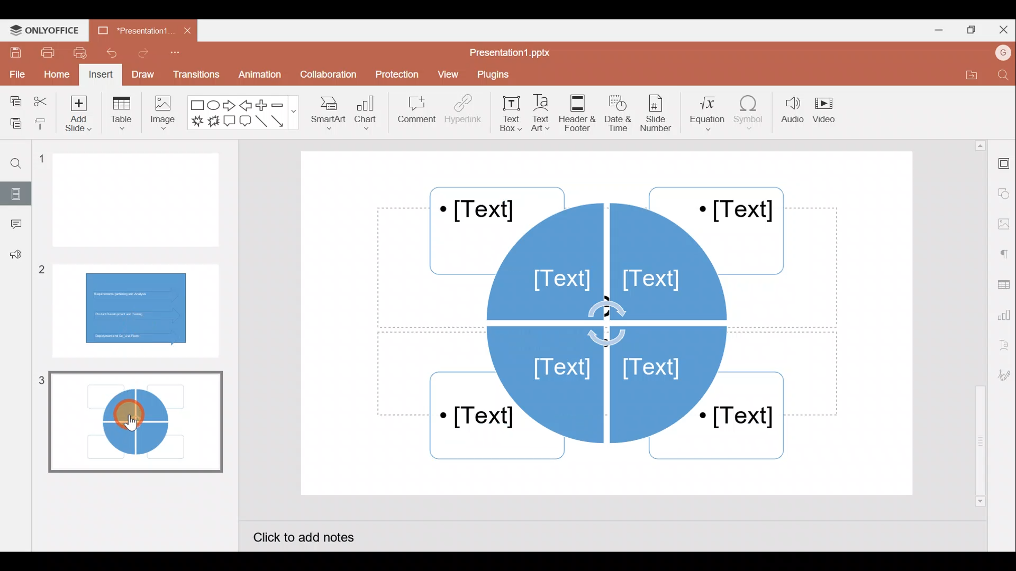 Image resolution: width=1016 pixels, height=571 pixels. I want to click on Plugins, so click(498, 76).